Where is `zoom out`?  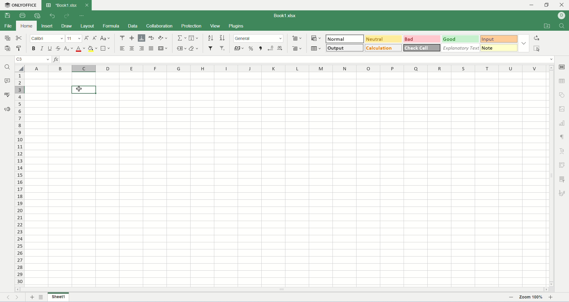
zoom out is located at coordinates (511, 297).